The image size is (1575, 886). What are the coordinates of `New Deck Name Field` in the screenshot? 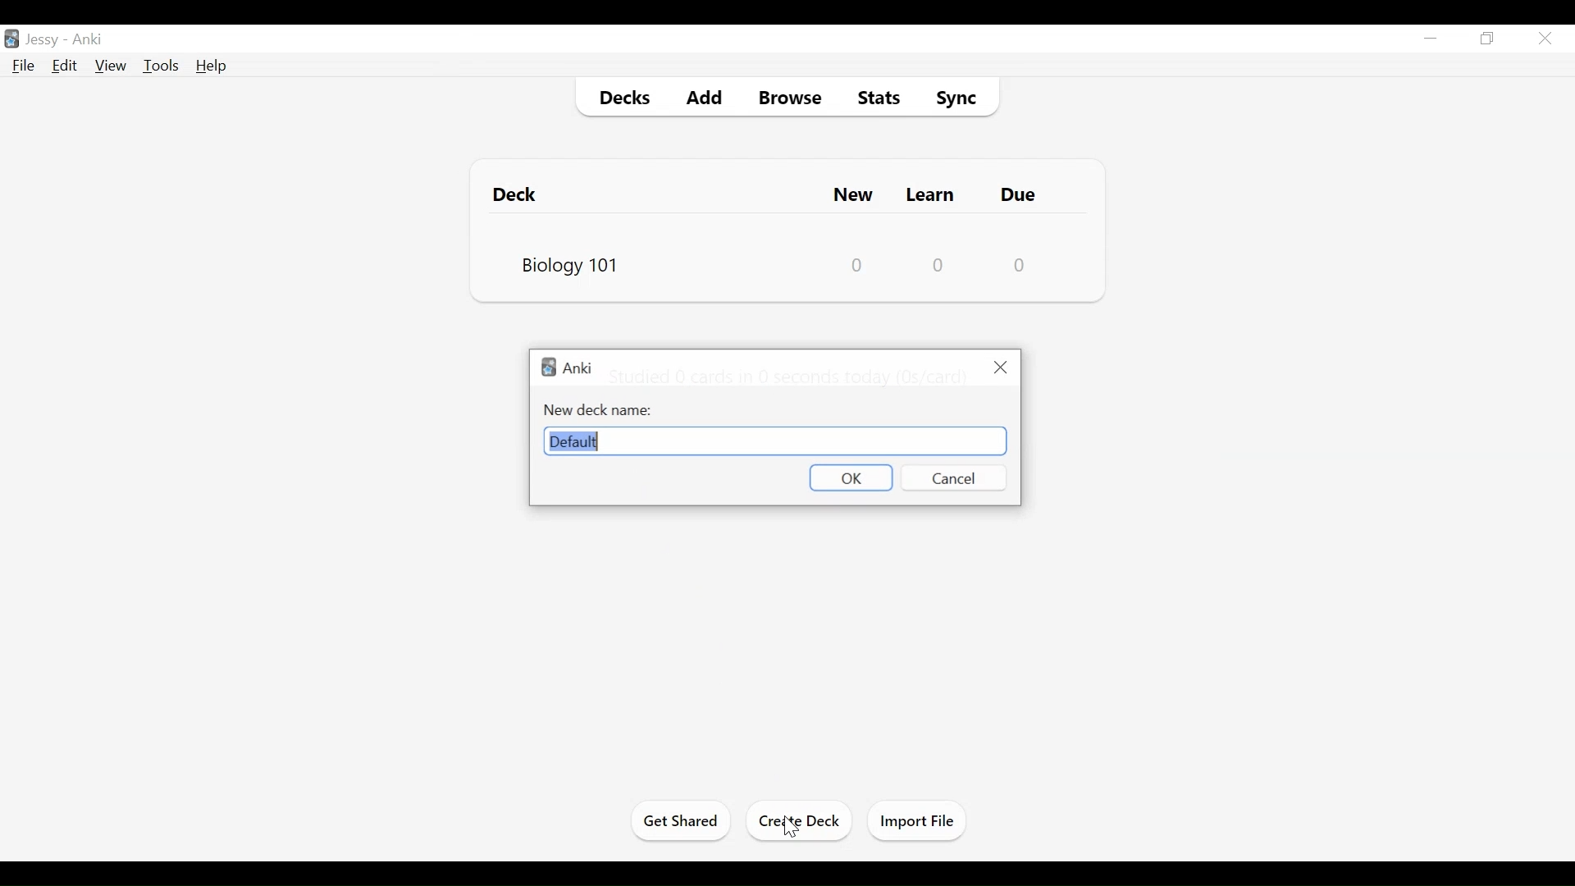 It's located at (777, 441).